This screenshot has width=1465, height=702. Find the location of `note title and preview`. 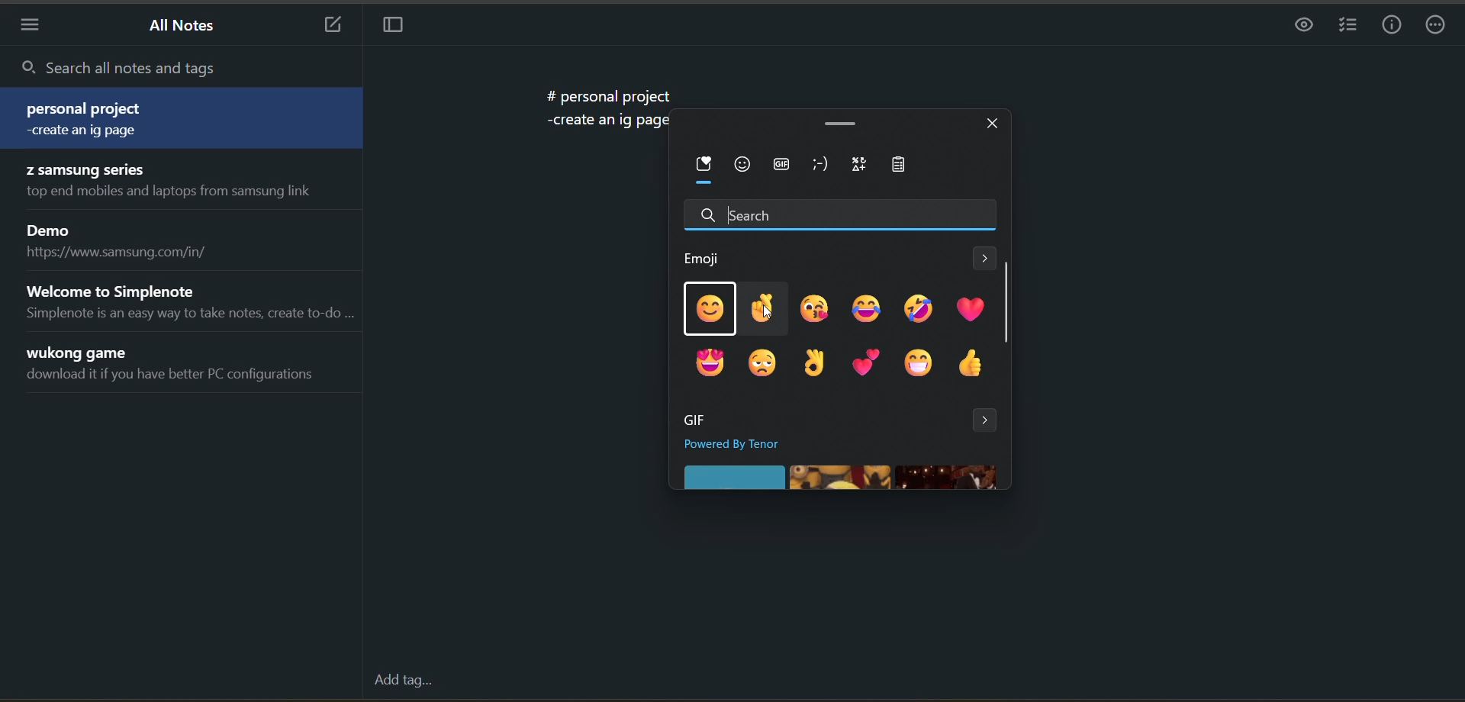

note title and preview is located at coordinates (176, 117).